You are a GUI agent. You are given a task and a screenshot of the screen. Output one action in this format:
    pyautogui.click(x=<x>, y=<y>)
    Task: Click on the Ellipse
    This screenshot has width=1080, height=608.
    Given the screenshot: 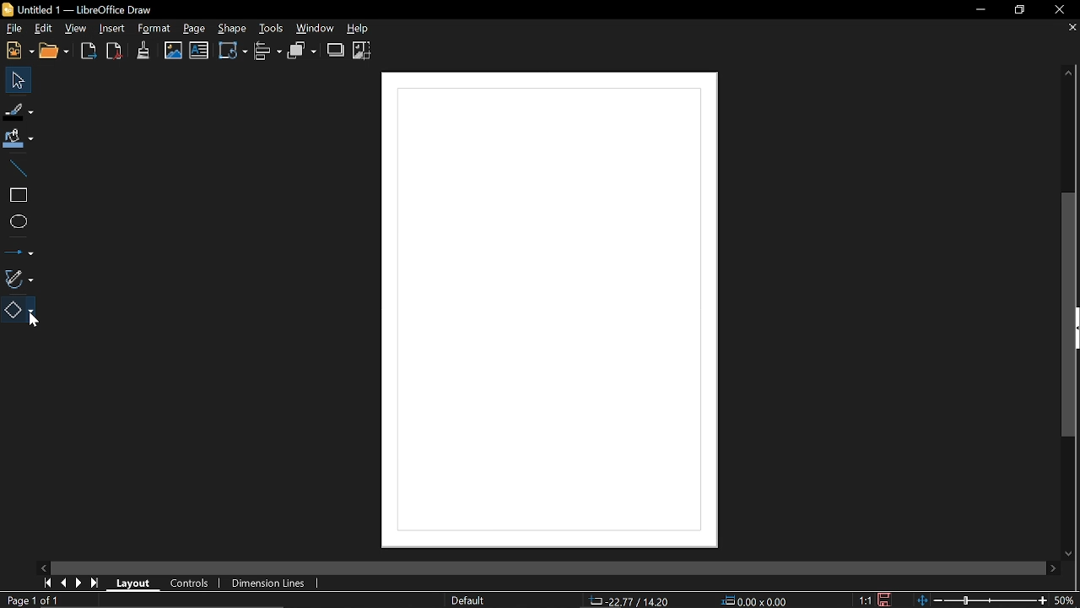 What is the action you would take?
    pyautogui.click(x=17, y=222)
    